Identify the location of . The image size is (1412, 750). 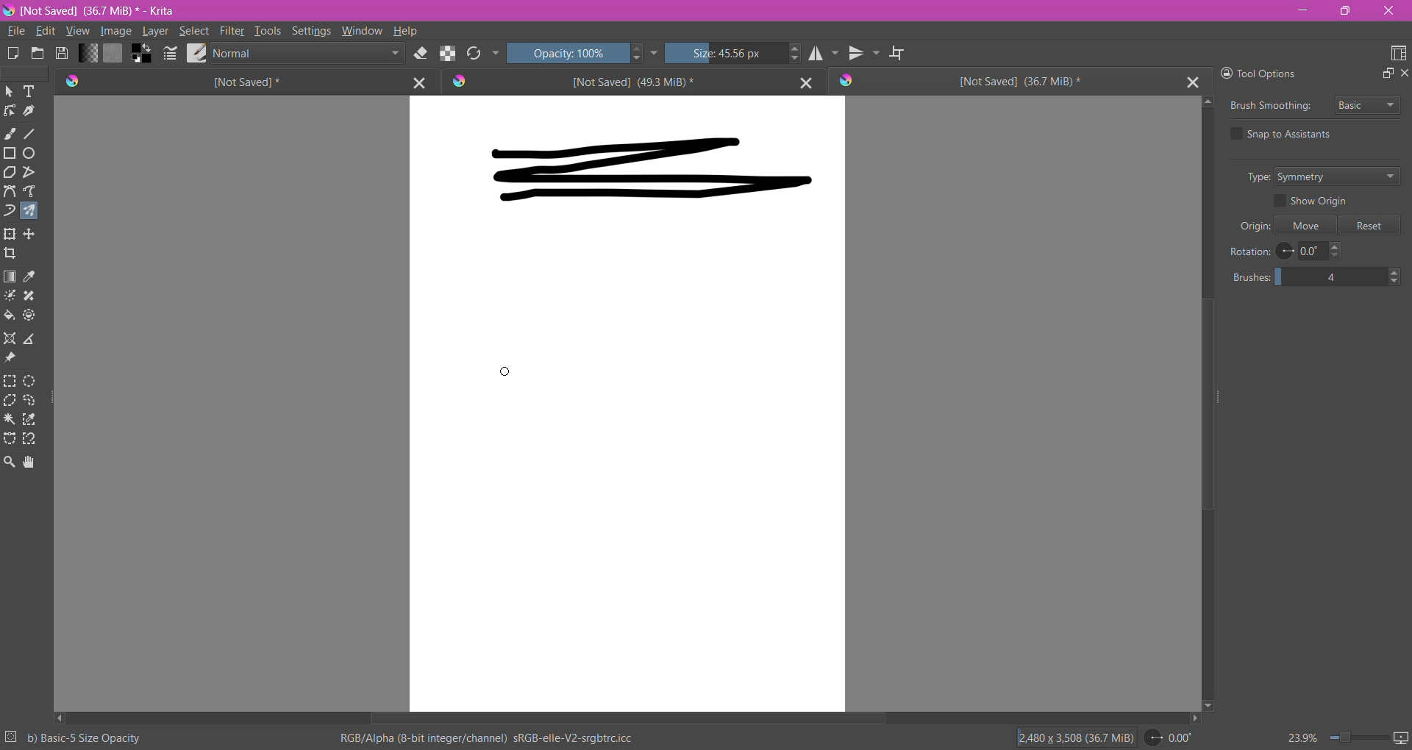
(310, 32).